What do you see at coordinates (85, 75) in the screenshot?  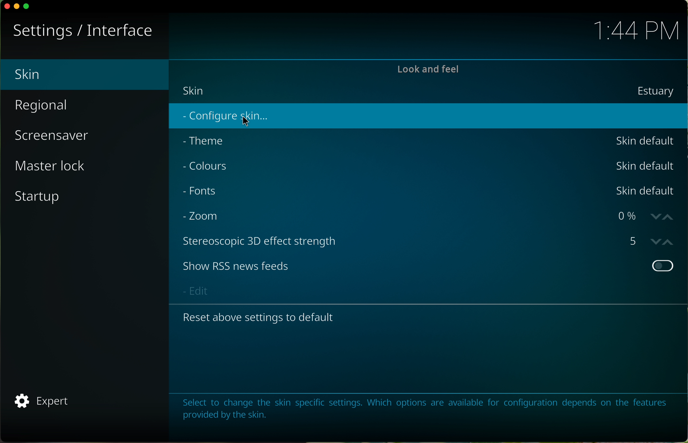 I see `skin` at bounding box center [85, 75].